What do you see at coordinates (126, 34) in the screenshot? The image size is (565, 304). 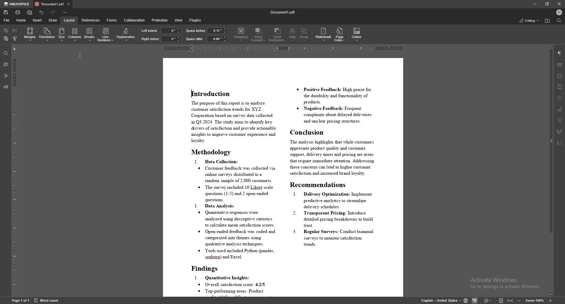 I see `hyphentation` at bounding box center [126, 34].